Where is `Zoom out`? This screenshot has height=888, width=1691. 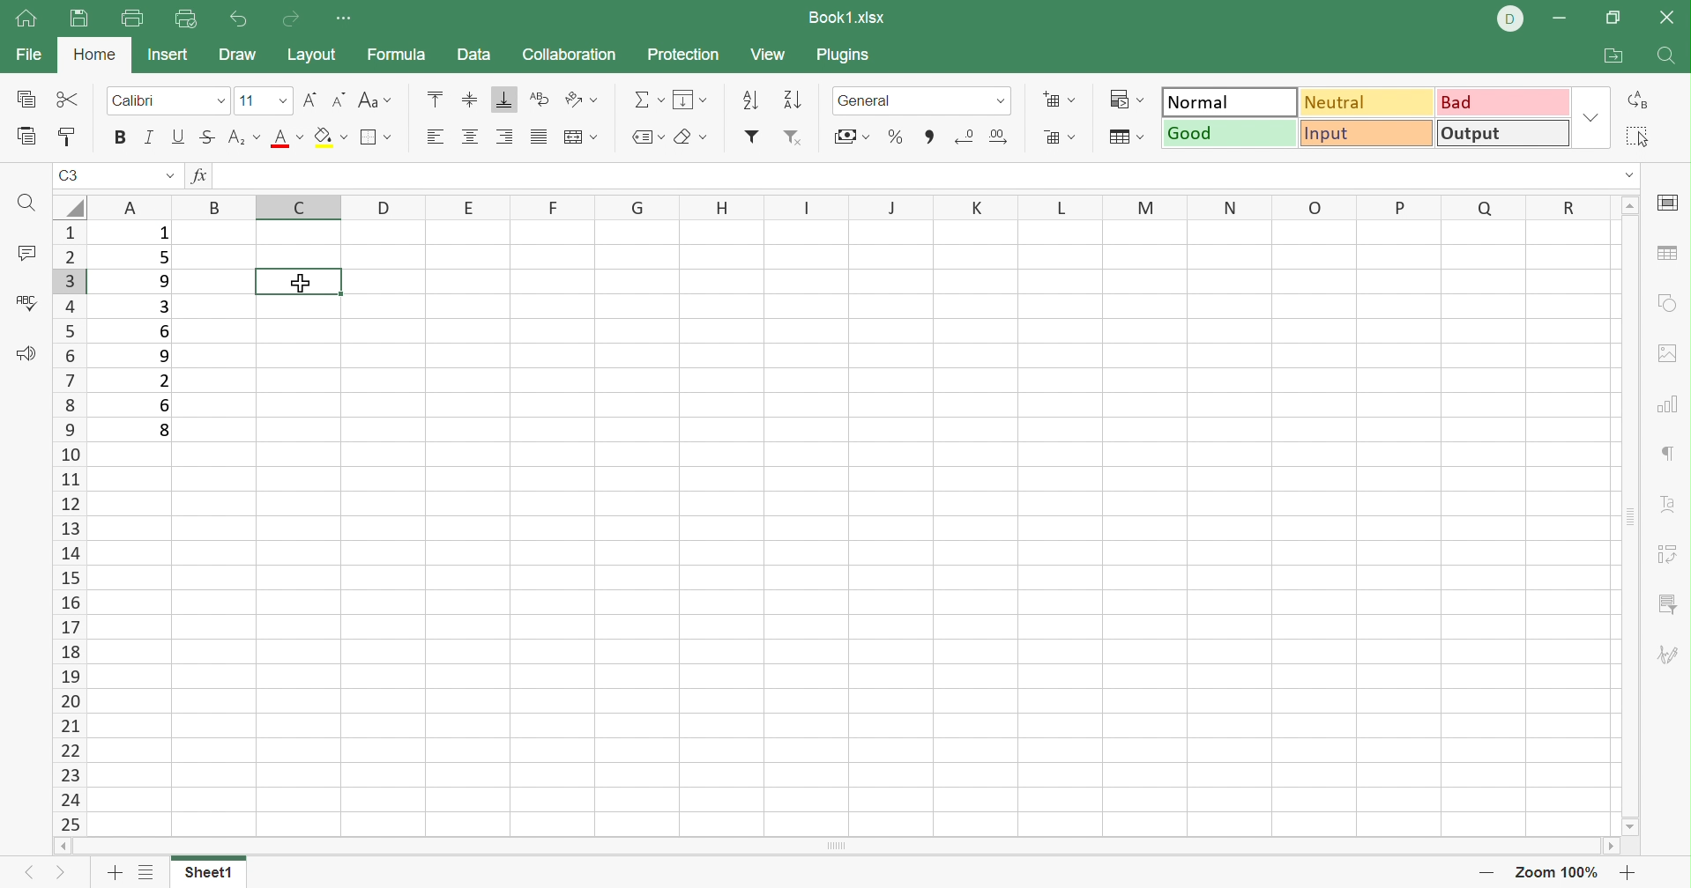 Zoom out is located at coordinates (1631, 871).